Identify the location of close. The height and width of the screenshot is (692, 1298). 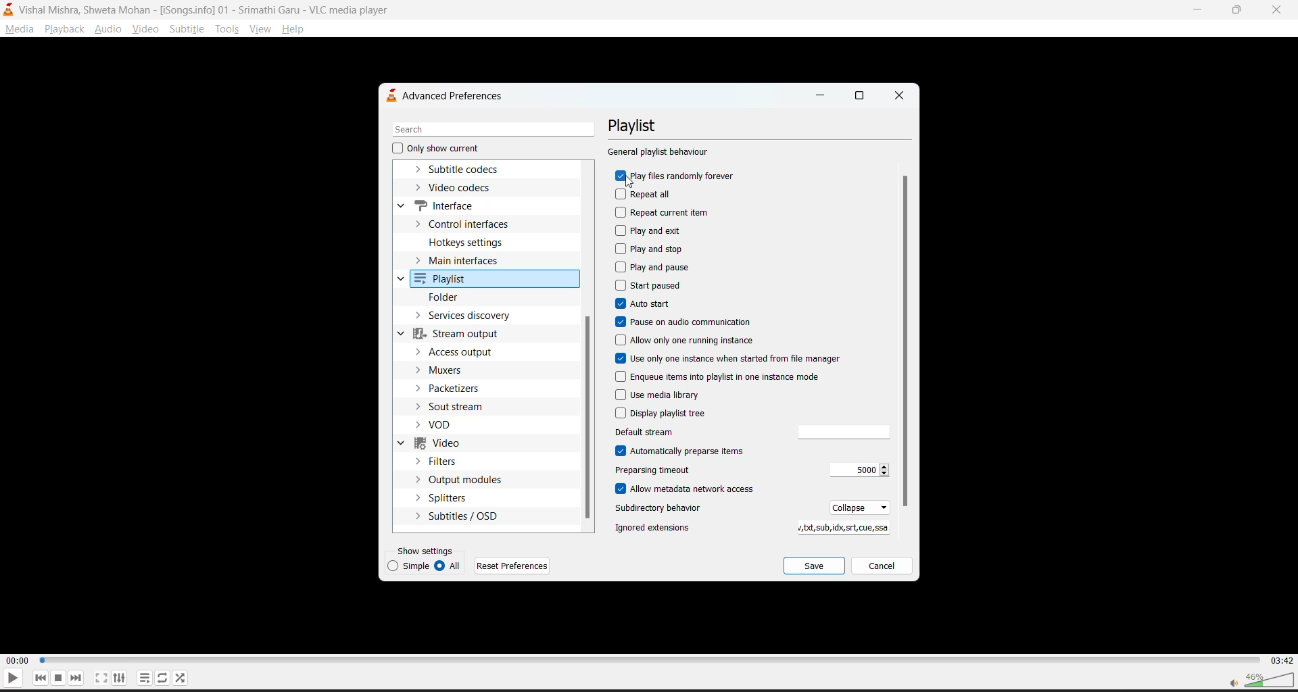
(900, 95).